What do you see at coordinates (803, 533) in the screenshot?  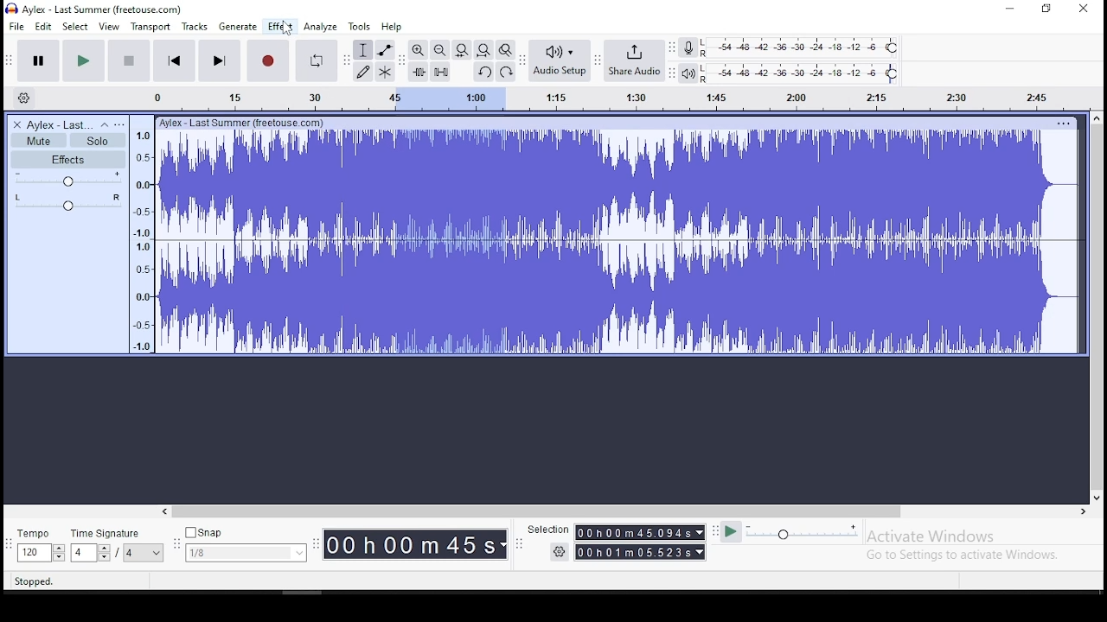 I see `playback speed` at bounding box center [803, 533].